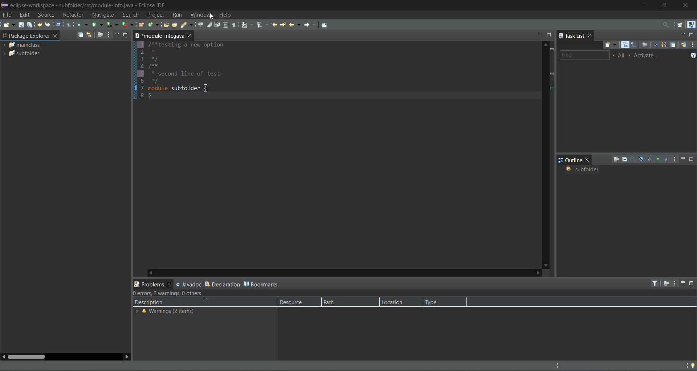  I want to click on cursor, so click(212, 16).